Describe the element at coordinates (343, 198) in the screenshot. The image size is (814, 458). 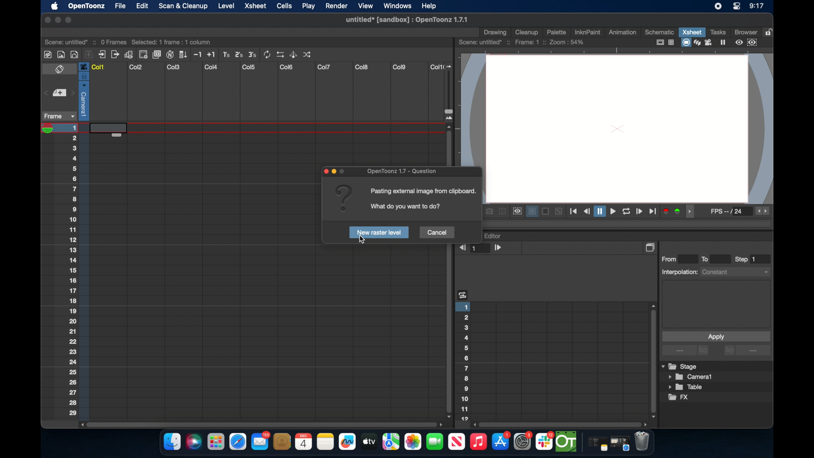
I see `question mark` at that location.